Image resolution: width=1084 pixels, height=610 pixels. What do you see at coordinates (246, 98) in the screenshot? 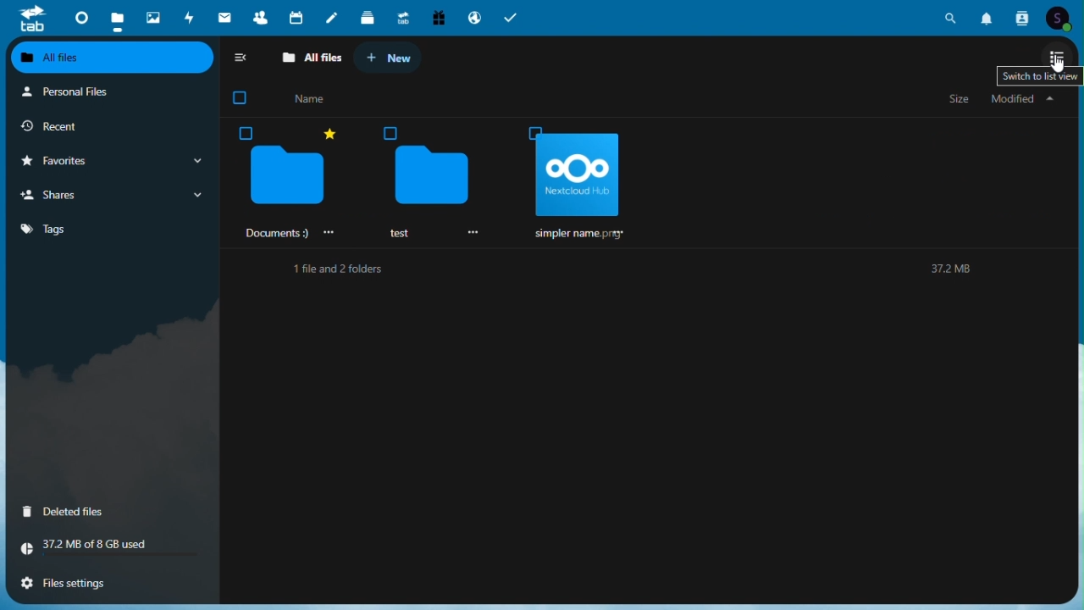
I see `checkbox` at bounding box center [246, 98].